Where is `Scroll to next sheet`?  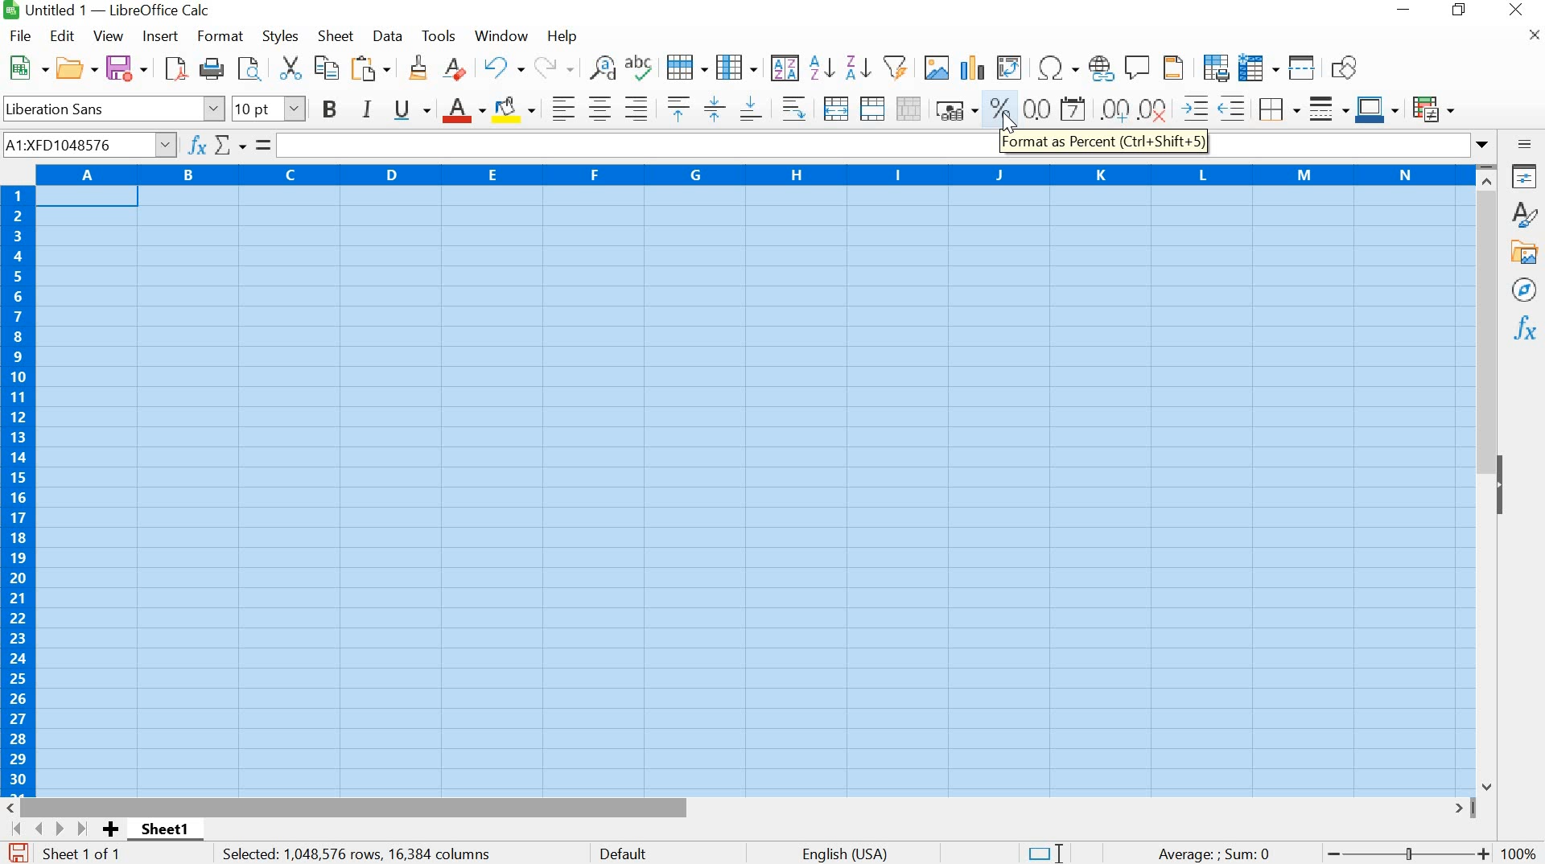 Scroll to next sheet is located at coordinates (47, 829).